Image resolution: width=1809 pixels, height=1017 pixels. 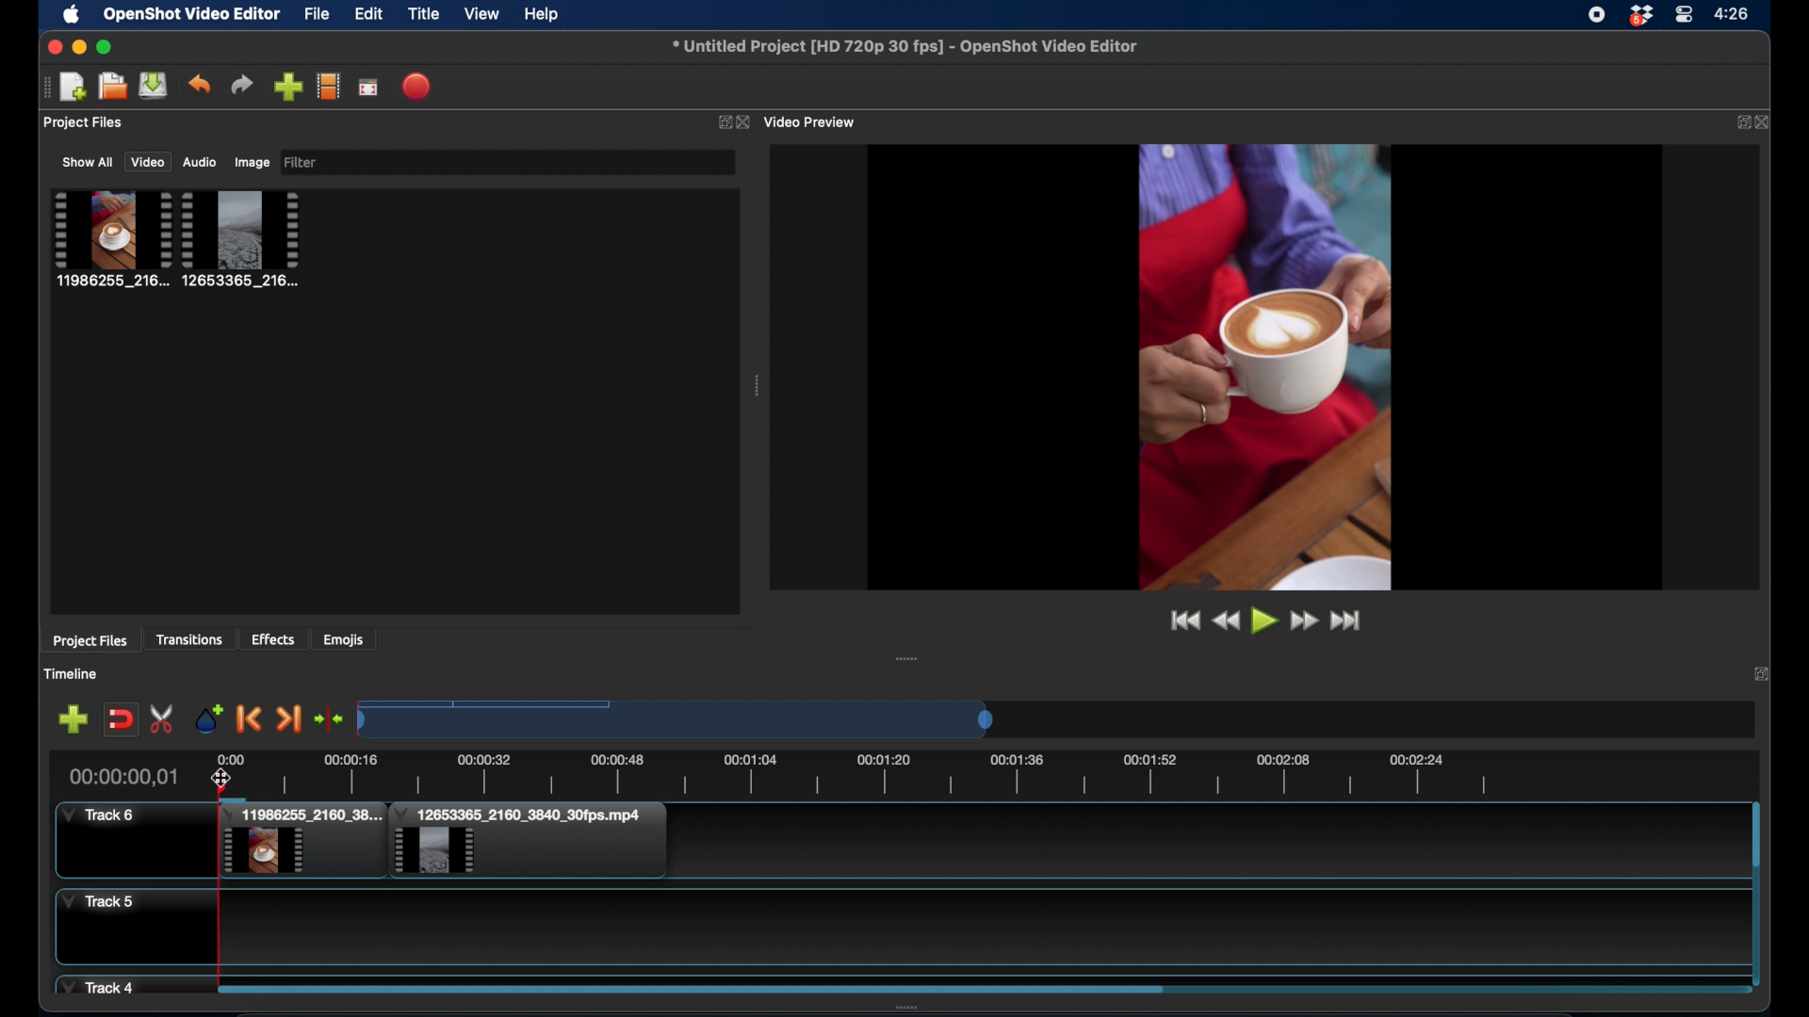 What do you see at coordinates (251, 720) in the screenshot?
I see `previous marker` at bounding box center [251, 720].